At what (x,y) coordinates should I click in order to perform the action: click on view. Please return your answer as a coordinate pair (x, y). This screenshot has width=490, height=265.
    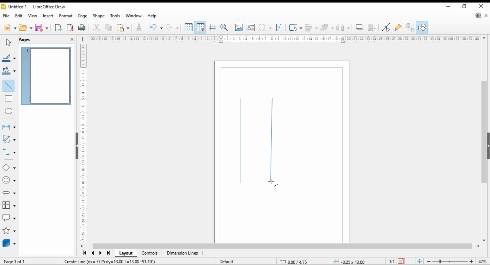
    Looking at the image, I should click on (33, 16).